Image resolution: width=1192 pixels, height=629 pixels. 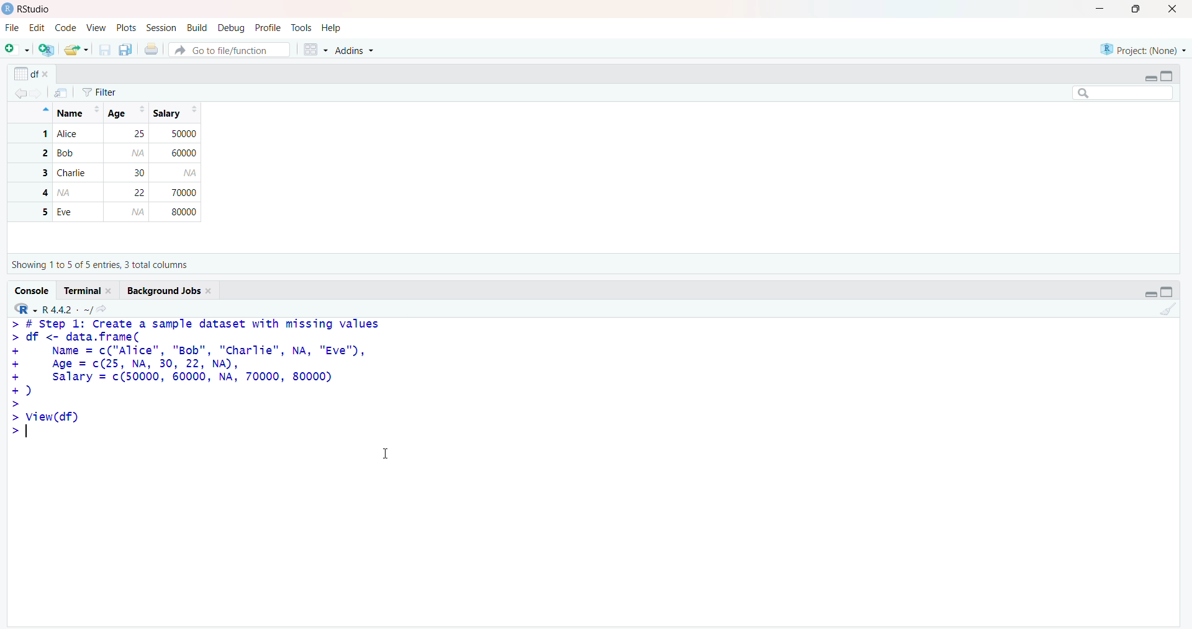 What do you see at coordinates (201, 390) in the screenshot?
I see `> # Step Ll: (Create a sample dataset with missing values
> df <- data.frame(
+ Name = c("Alice", "Bob", "Charlie", NA, "Eve"),
+ Age = c(25, NA, 30, 22, NA),
+ salary = c(50000, 60000, NA, 70000, 80000)
+)
>
> View(df)
>
I` at bounding box center [201, 390].